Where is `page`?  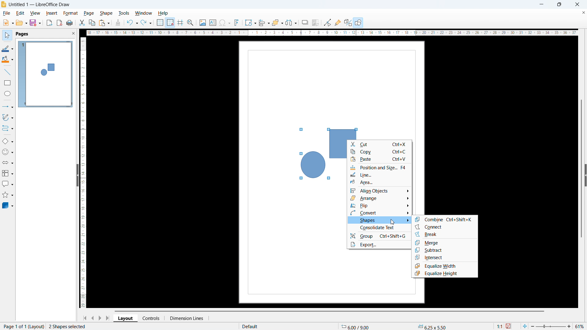 page is located at coordinates (89, 13).